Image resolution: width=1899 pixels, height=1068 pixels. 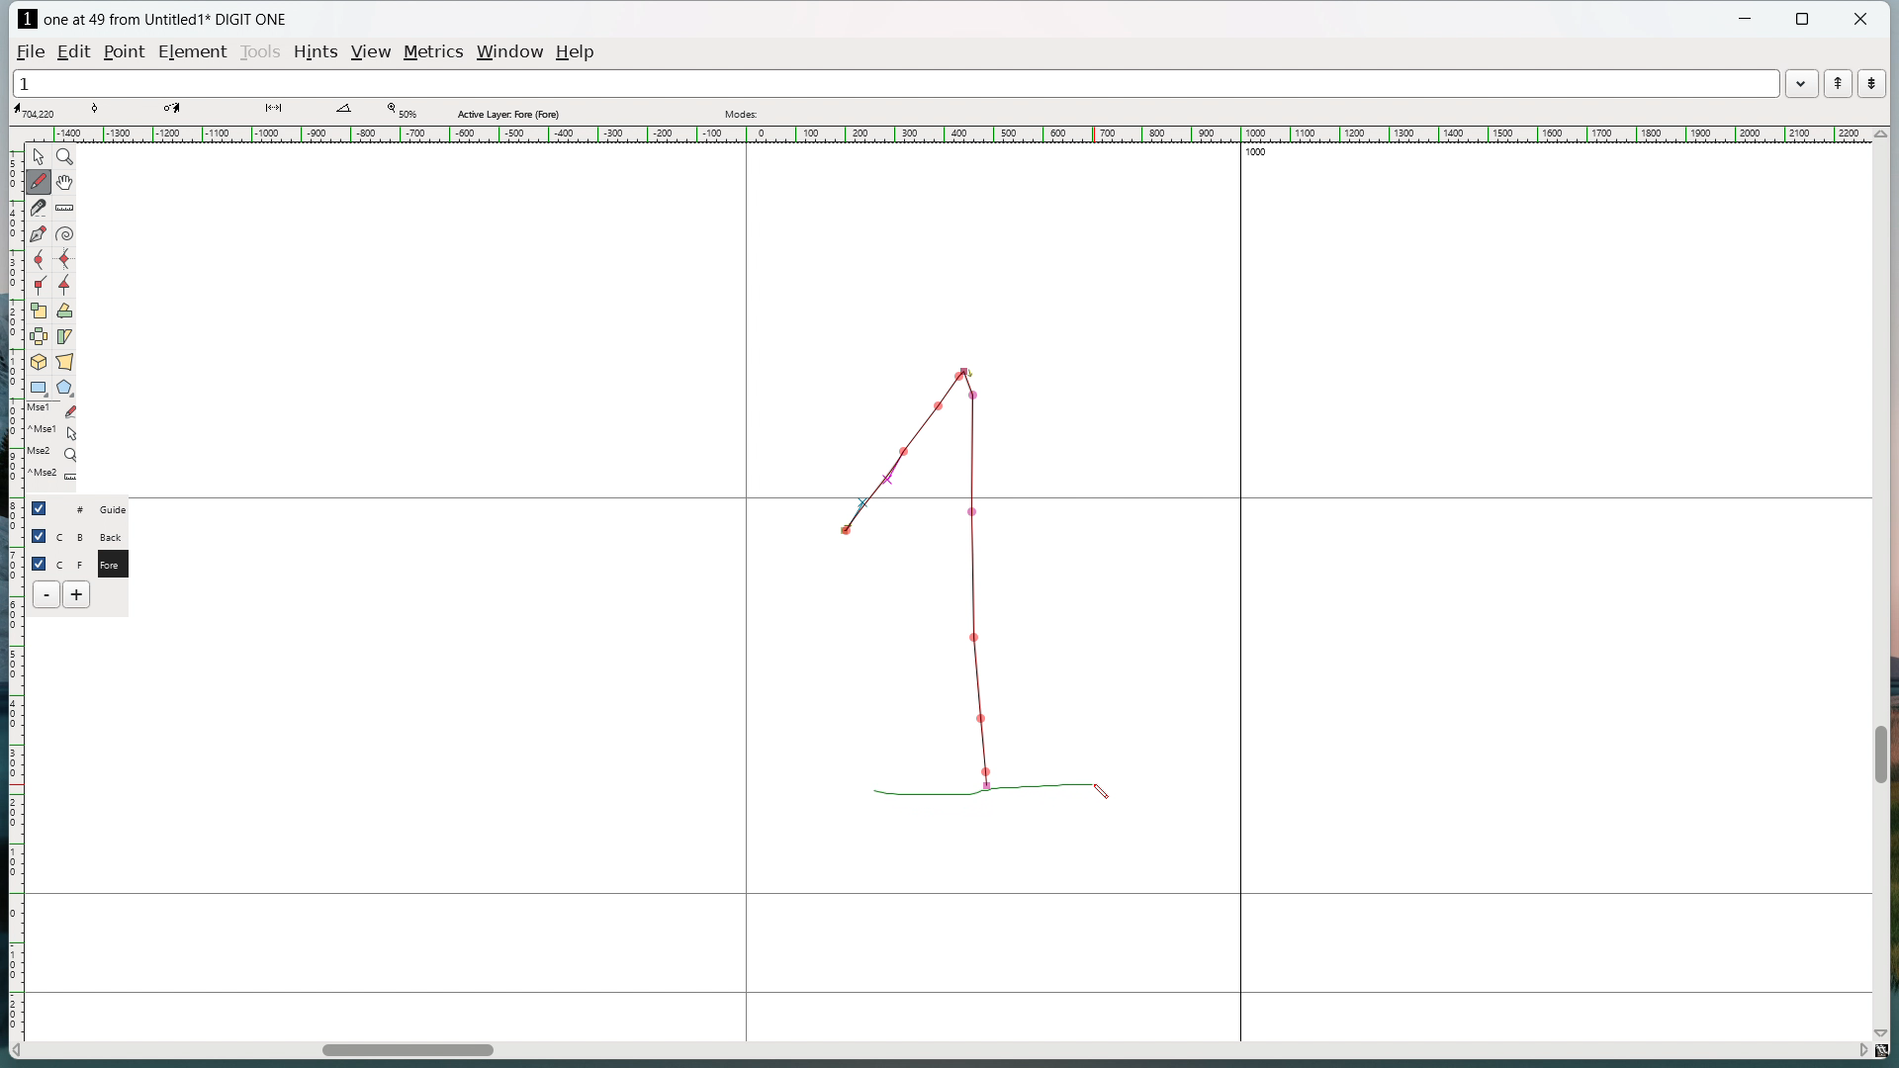 What do you see at coordinates (67, 181) in the screenshot?
I see `scroll by hand` at bounding box center [67, 181].